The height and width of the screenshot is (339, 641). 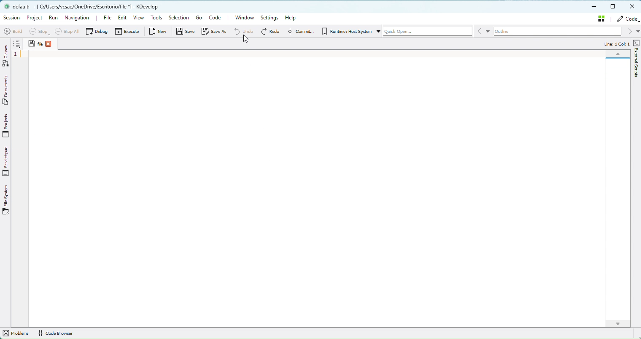 What do you see at coordinates (36, 19) in the screenshot?
I see `Project` at bounding box center [36, 19].